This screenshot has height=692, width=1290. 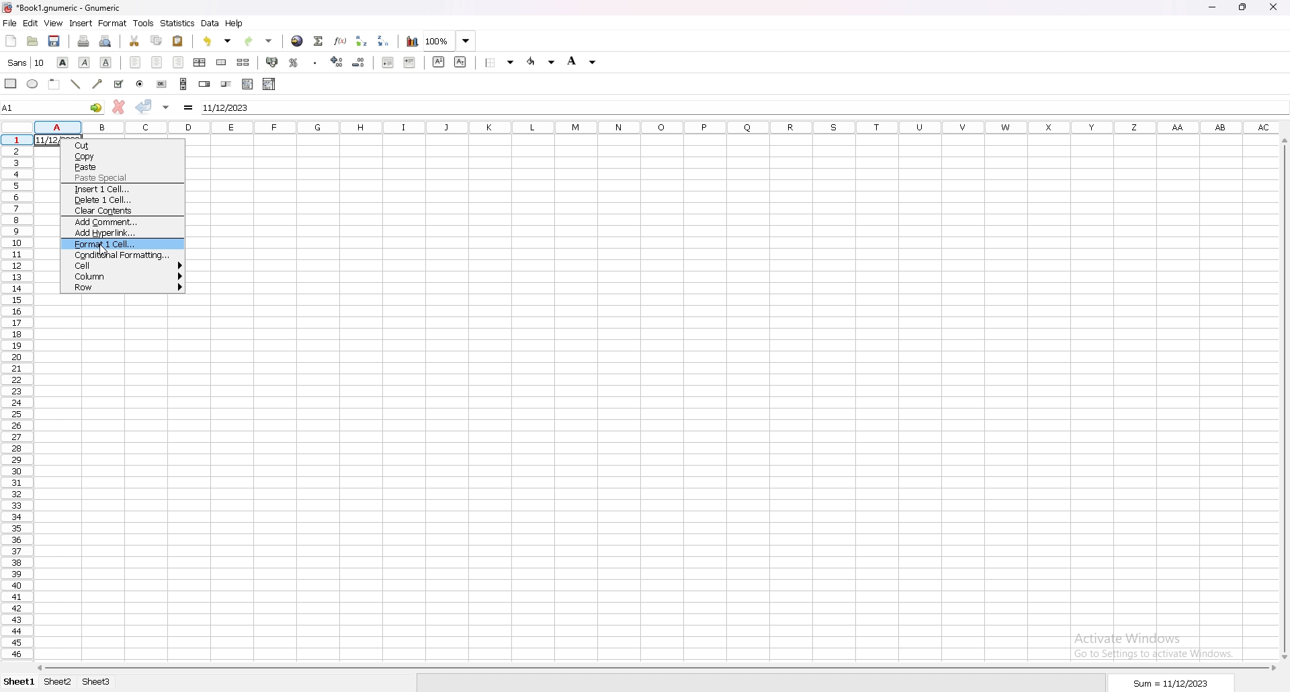 I want to click on accept changes, so click(x=143, y=106).